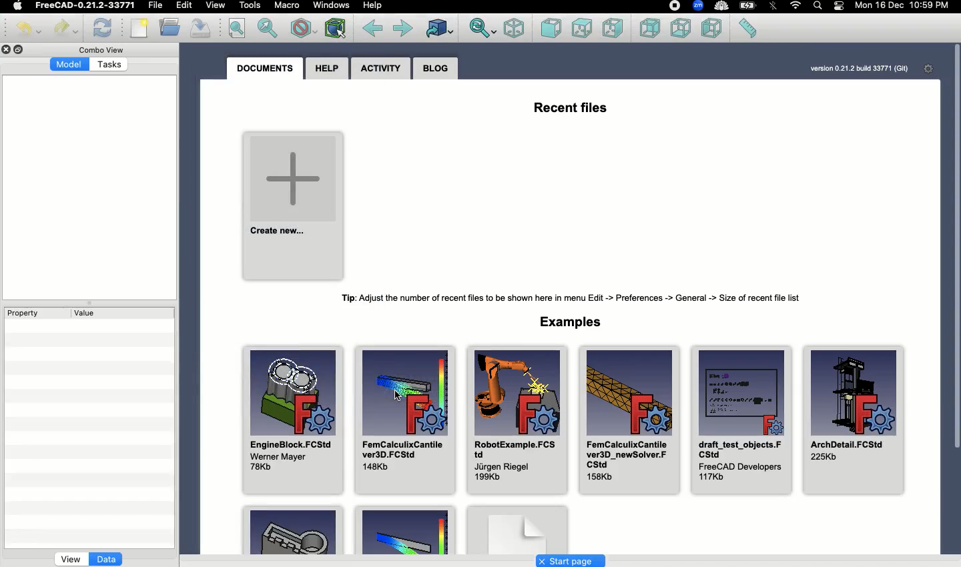 The height and width of the screenshot is (567, 961). What do you see at coordinates (292, 205) in the screenshot?
I see `Create new` at bounding box center [292, 205].